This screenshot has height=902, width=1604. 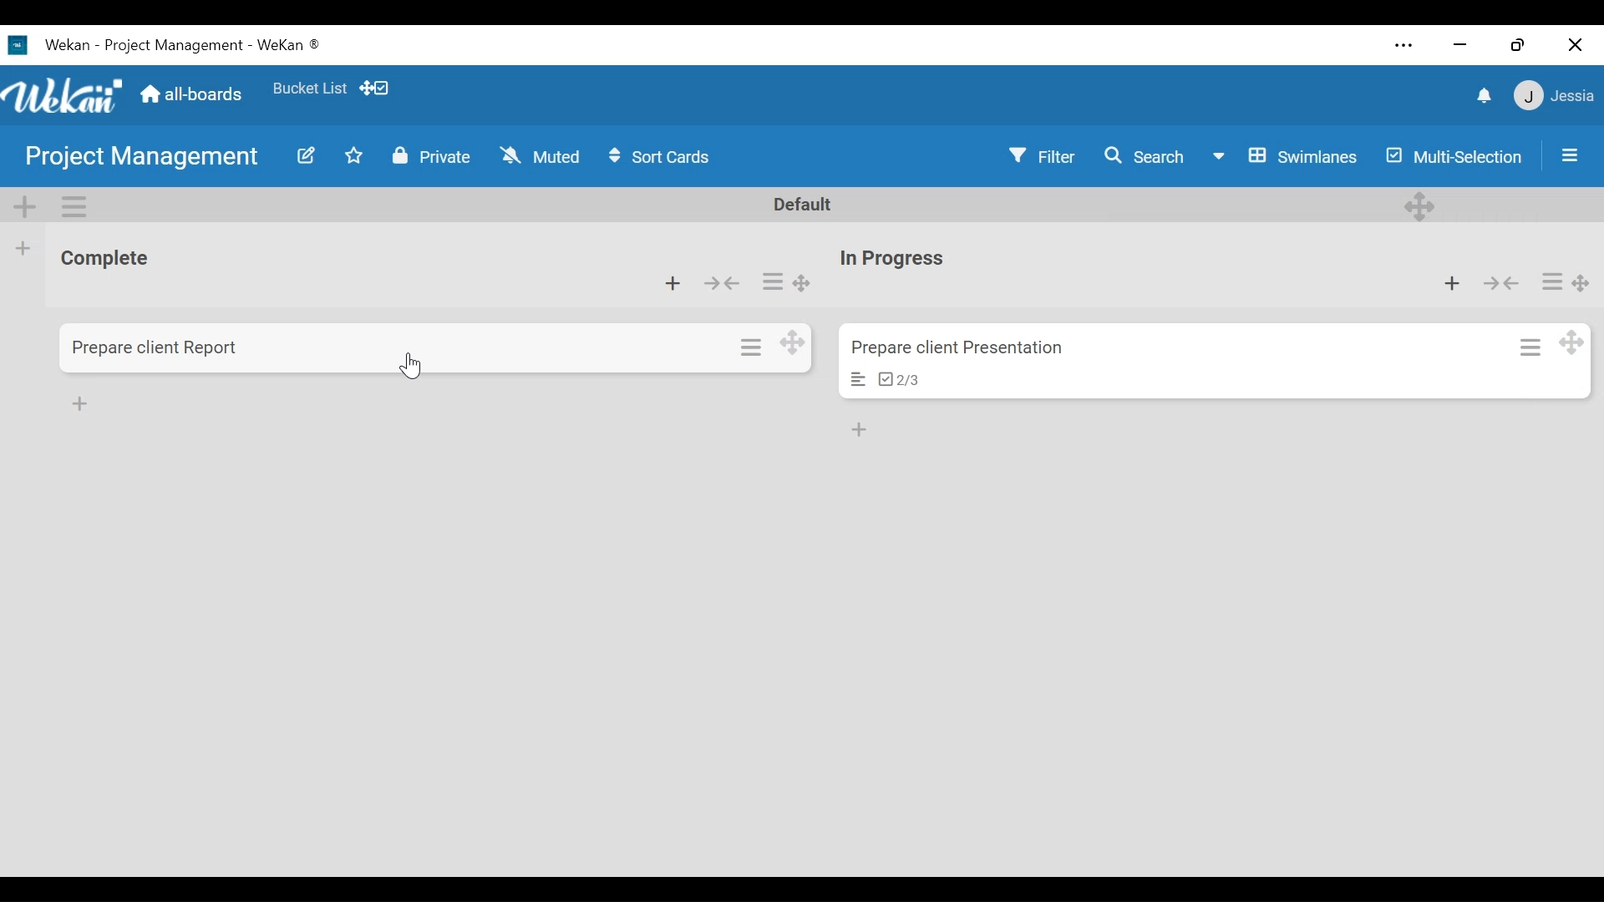 I want to click on Favorites, so click(x=312, y=89).